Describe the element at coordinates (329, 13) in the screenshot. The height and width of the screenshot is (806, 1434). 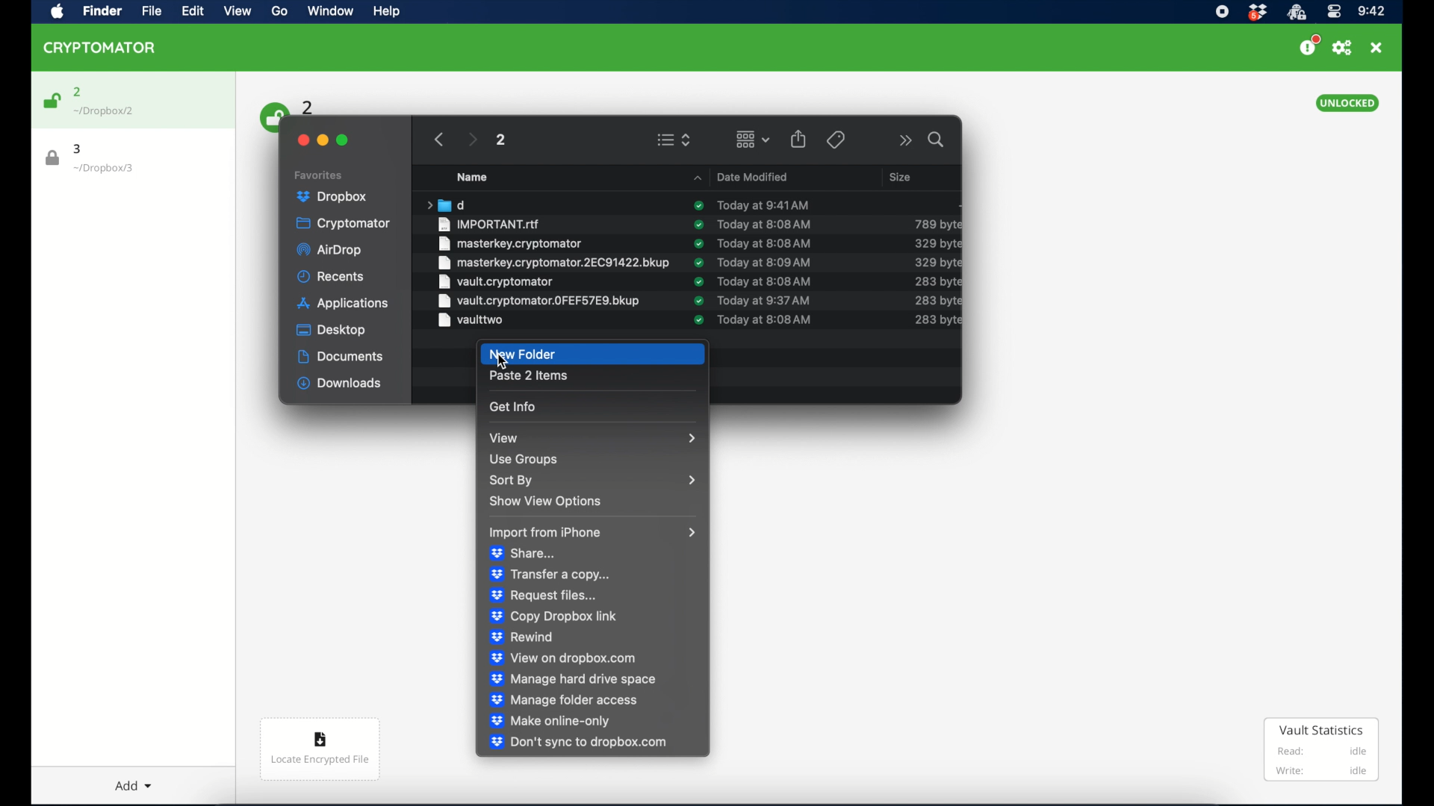
I see `window` at that location.